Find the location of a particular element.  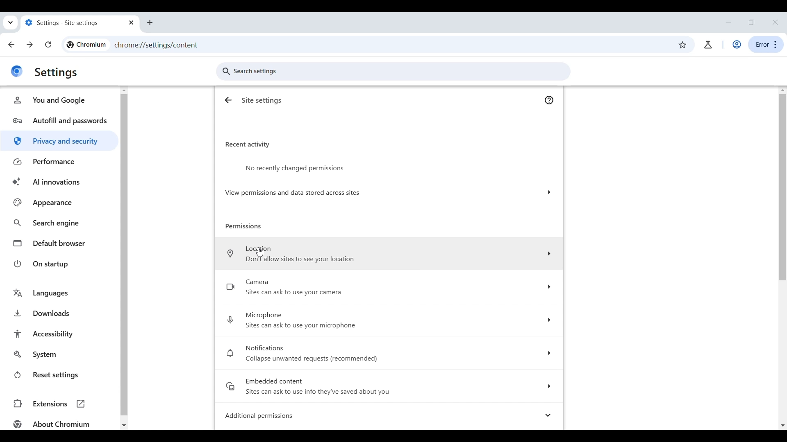

Reload page is located at coordinates (48, 44).